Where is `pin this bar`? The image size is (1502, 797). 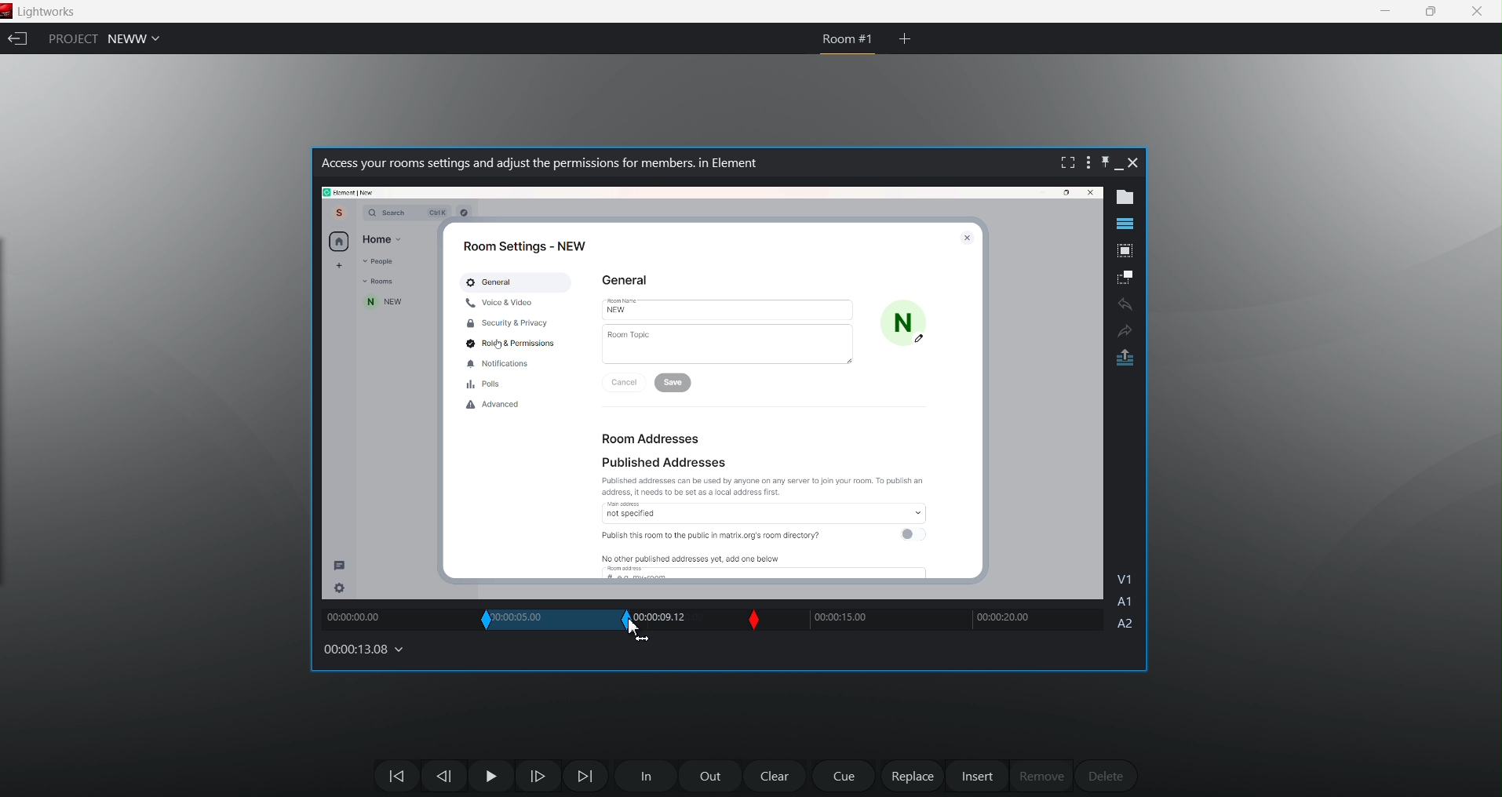
pin this bar is located at coordinates (1104, 159).